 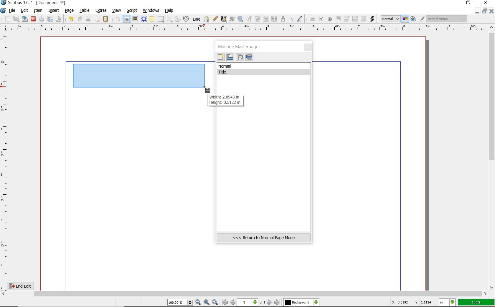 I want to click on ruler, so click(x=5, y=161).